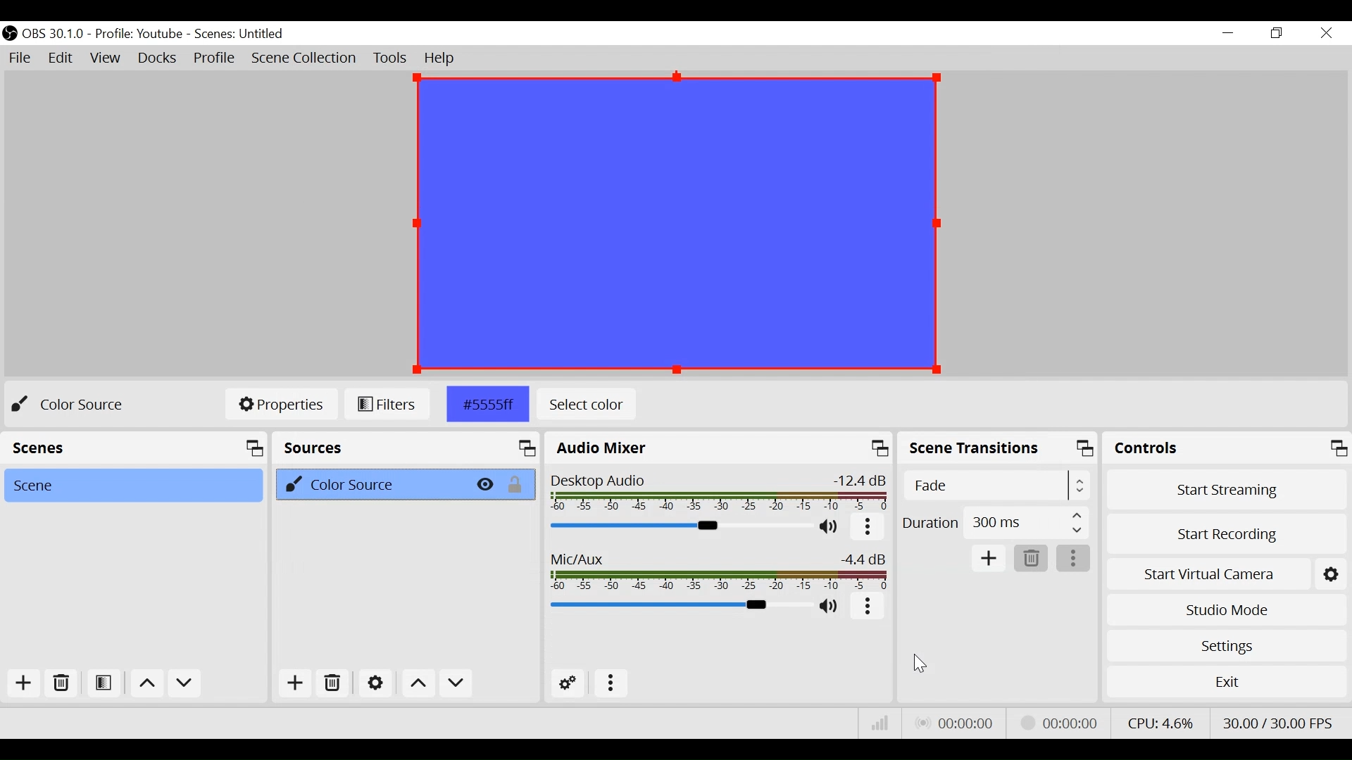  What do you see at coordinates (444, 58) in the screenshot?
I see `Help` at bounding box center [444, 58].